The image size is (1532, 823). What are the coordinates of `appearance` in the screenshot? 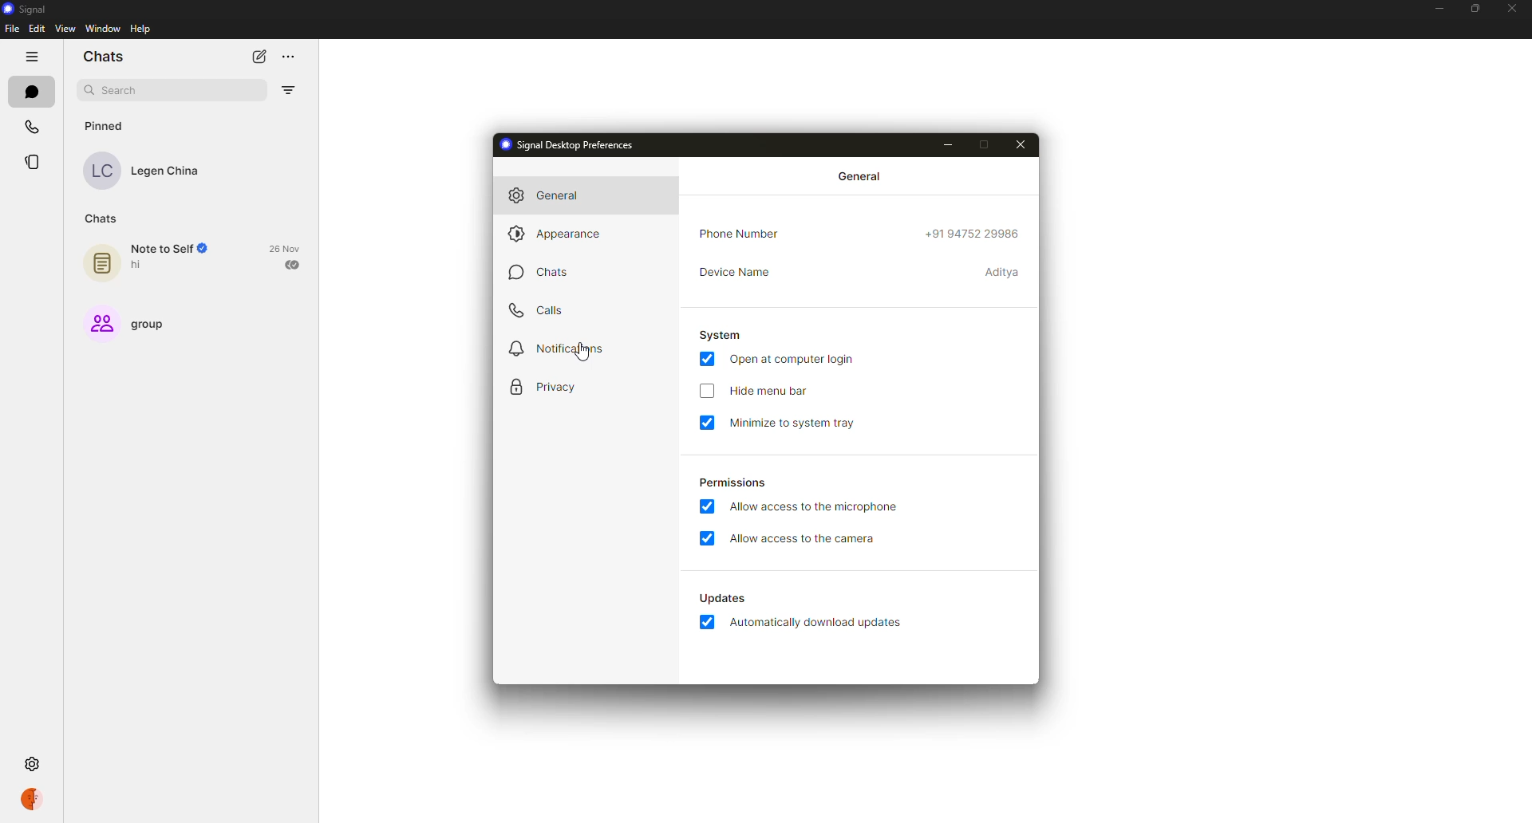 It's located at (556, 235).